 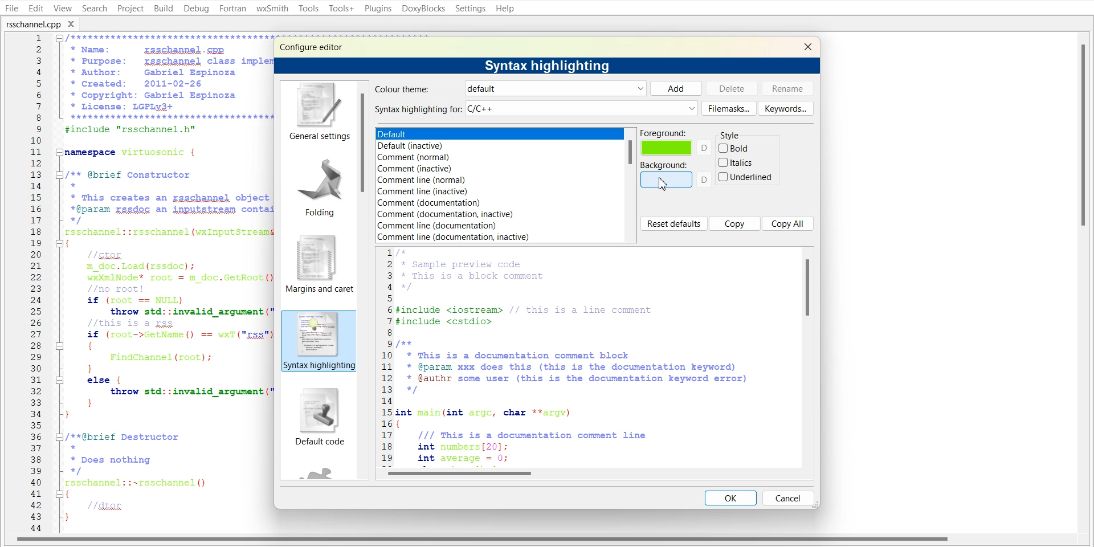 I want to click on Keywords, so click(x=786, y=108).